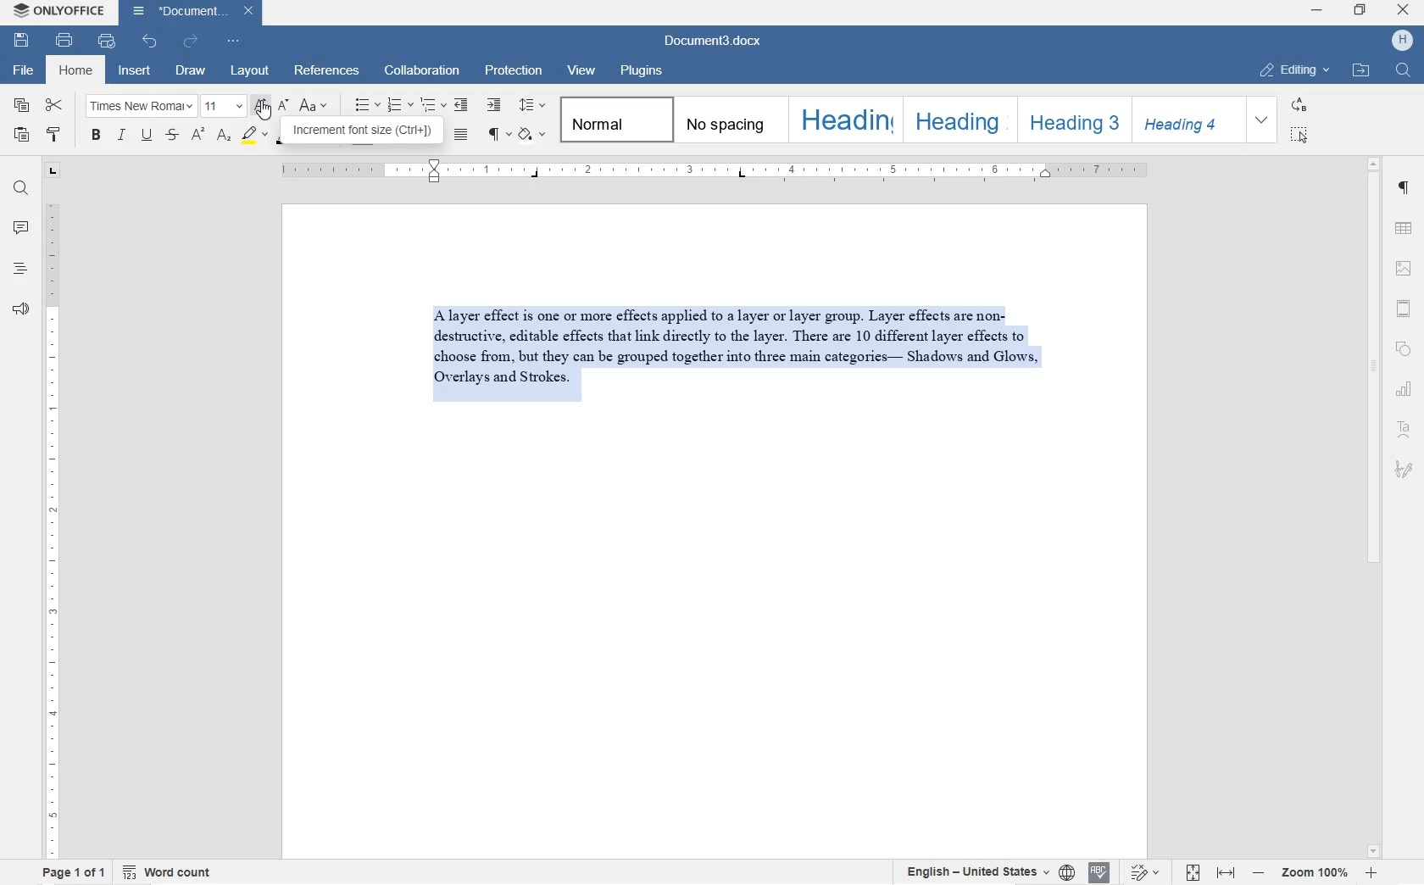 Image resolution: width=1424 pixels, height=885 pixels. Describe the element at coordinates (48, 531) in the screenshot. I see `ruler` at that location.